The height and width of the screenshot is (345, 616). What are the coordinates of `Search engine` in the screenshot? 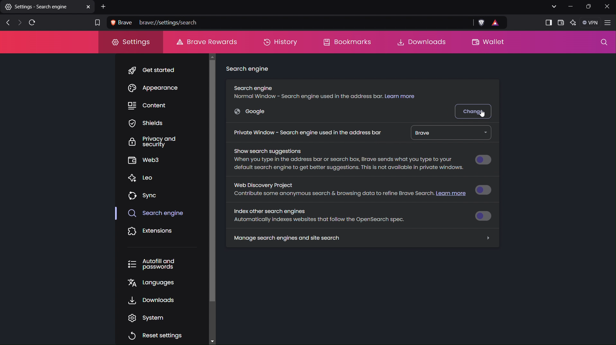 It's located at (249, 70).